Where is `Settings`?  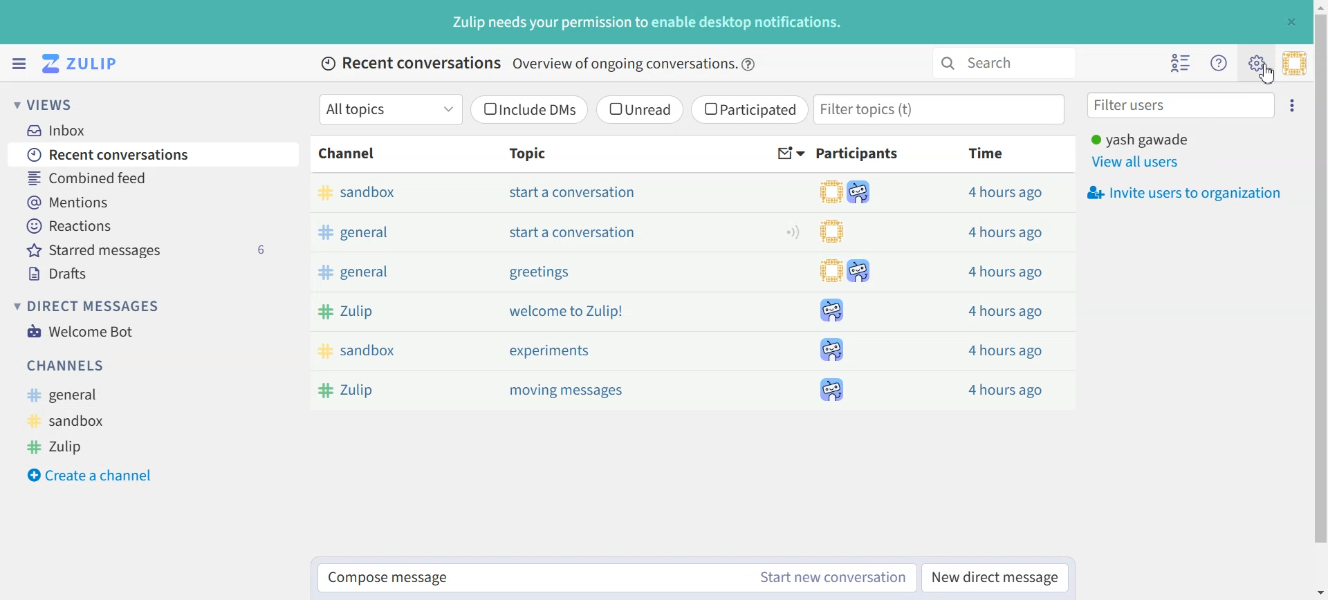 Settings is located at coordinates (1294, 104).